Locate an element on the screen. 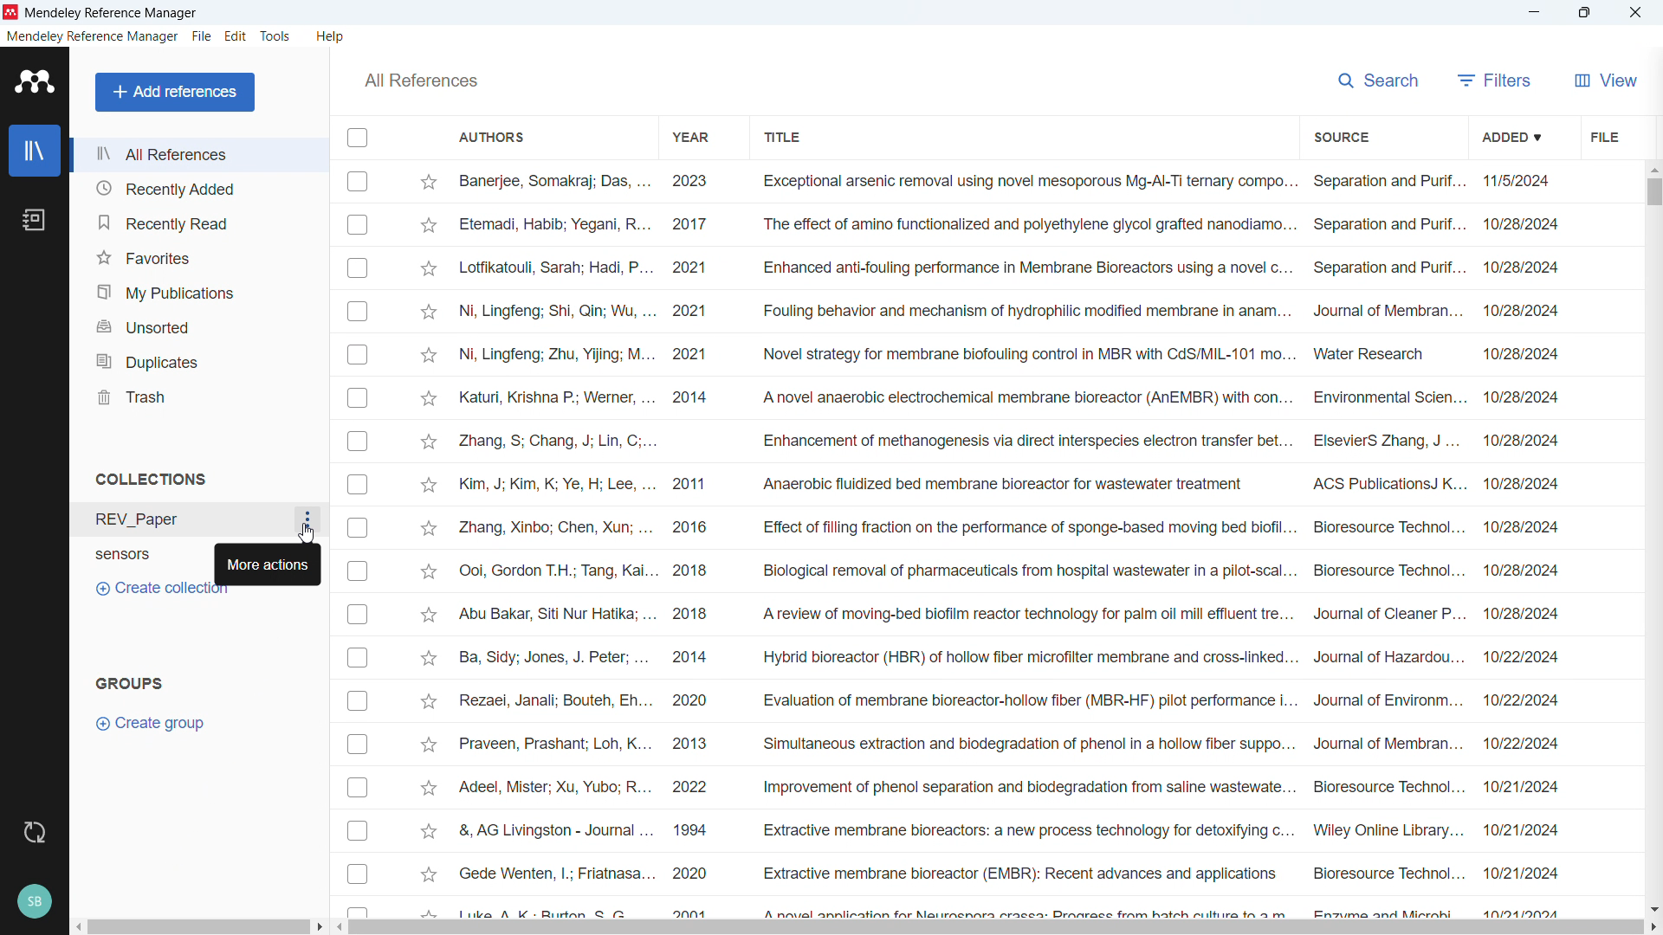  Recently added  is located at coordinates (199, 188).